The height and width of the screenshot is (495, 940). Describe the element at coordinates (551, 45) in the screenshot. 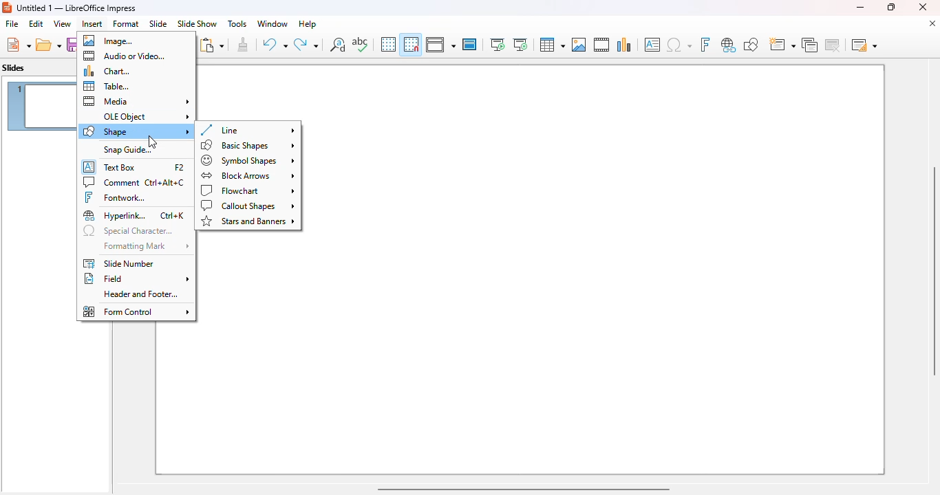

I see `table` at that location.